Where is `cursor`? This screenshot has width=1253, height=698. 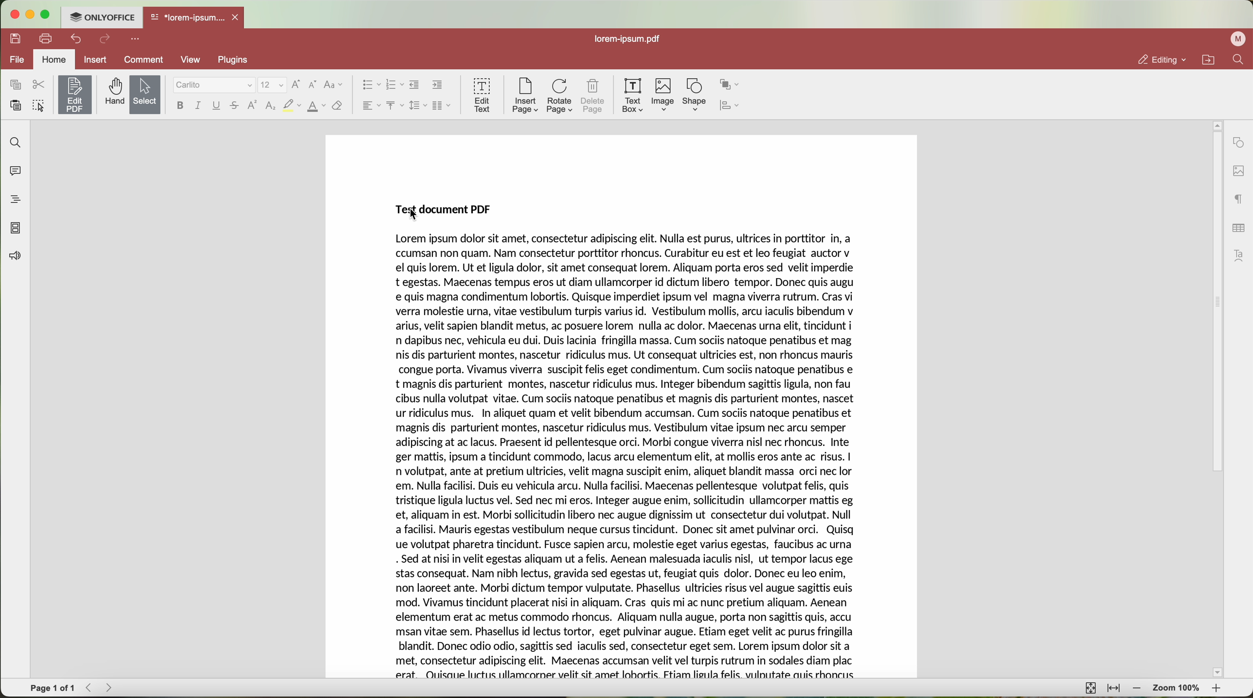
cursor is located at coordinates (414, 216).